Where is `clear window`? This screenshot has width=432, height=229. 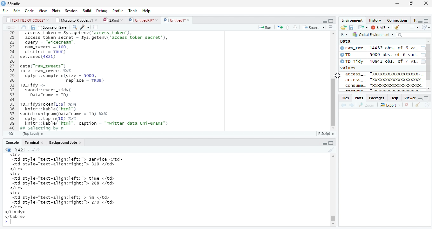 clear window is located at coordinates (399, 27).